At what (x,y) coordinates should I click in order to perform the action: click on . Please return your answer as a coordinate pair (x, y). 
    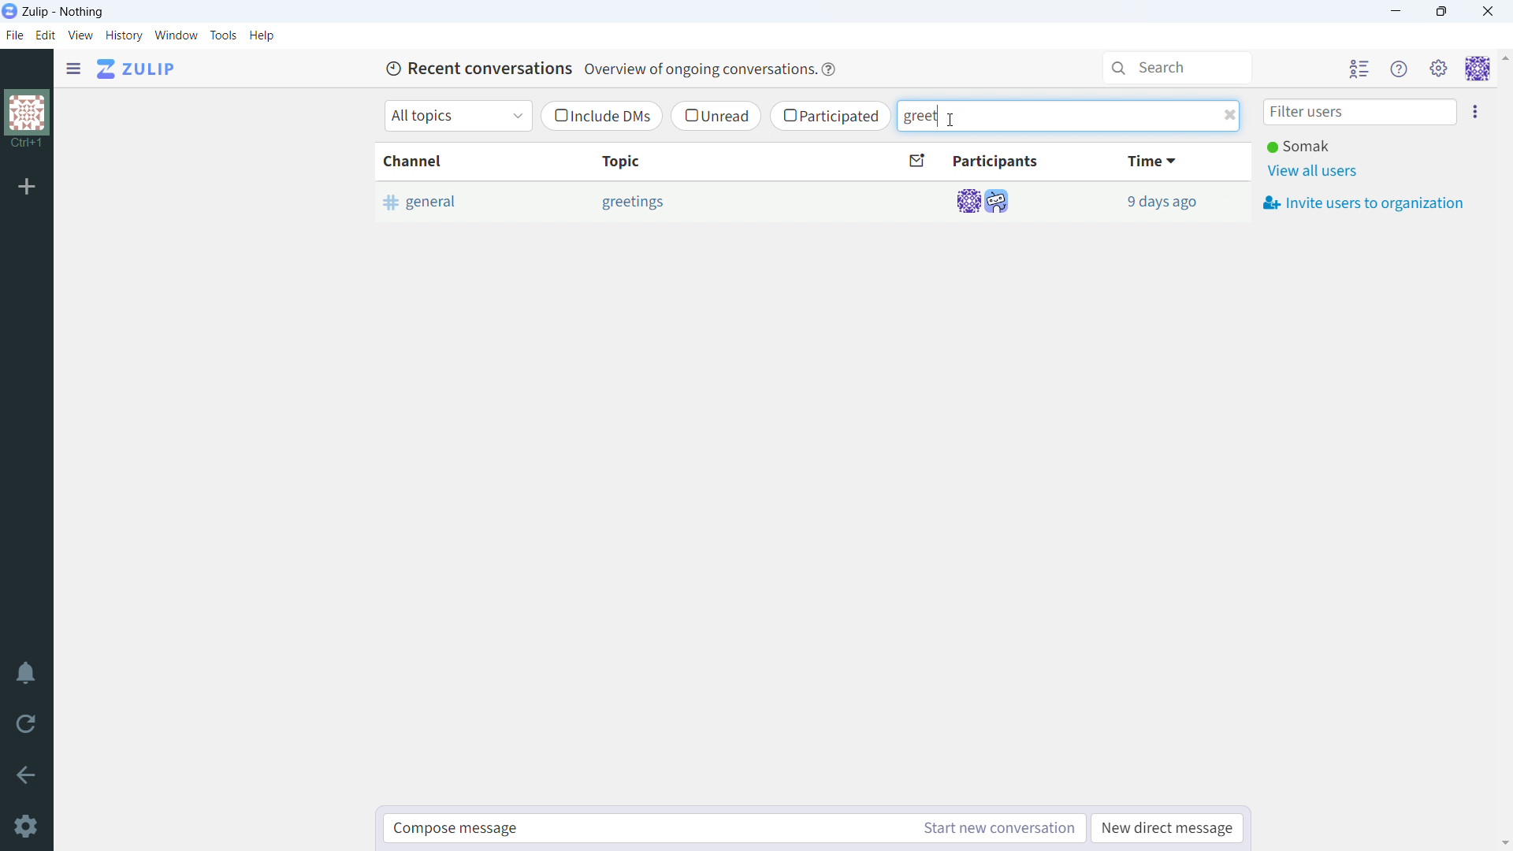
    Looking at the image, I should click on (720, 201).